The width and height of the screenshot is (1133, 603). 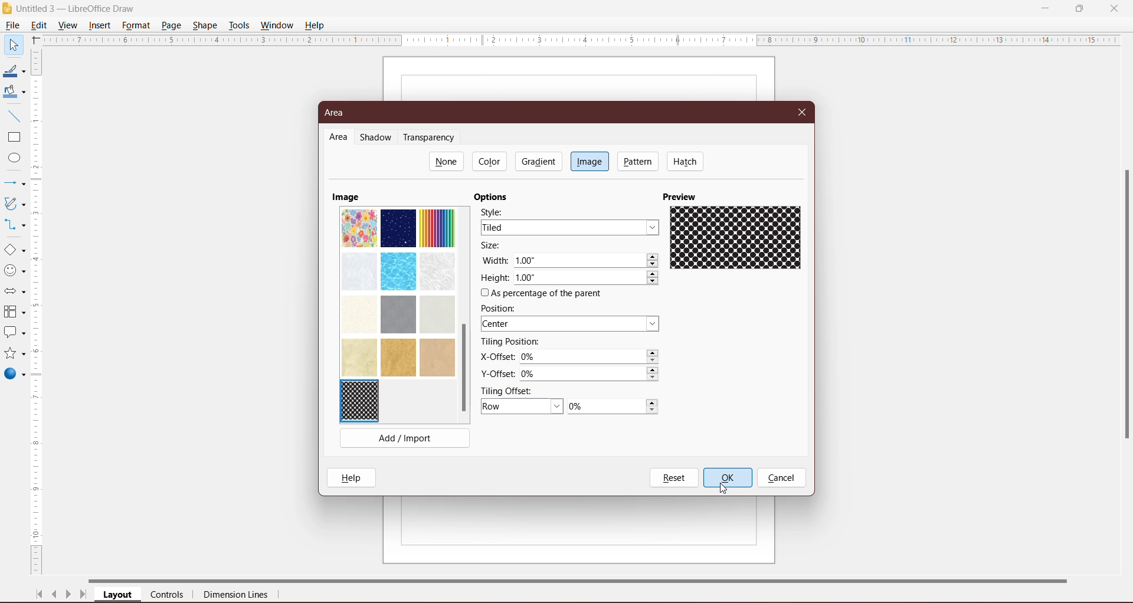 What do you see at coordinates (8, 9) in the screenshot?
I see `Application Logo` at bounding box center [8, 9].